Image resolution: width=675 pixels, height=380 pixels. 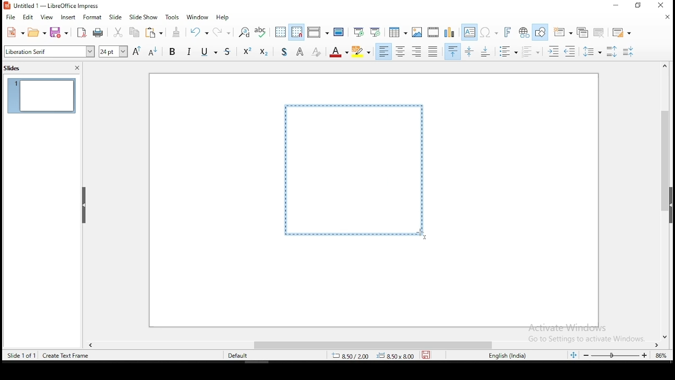 I want to click on export as pdf, so click(x=82, y=33).